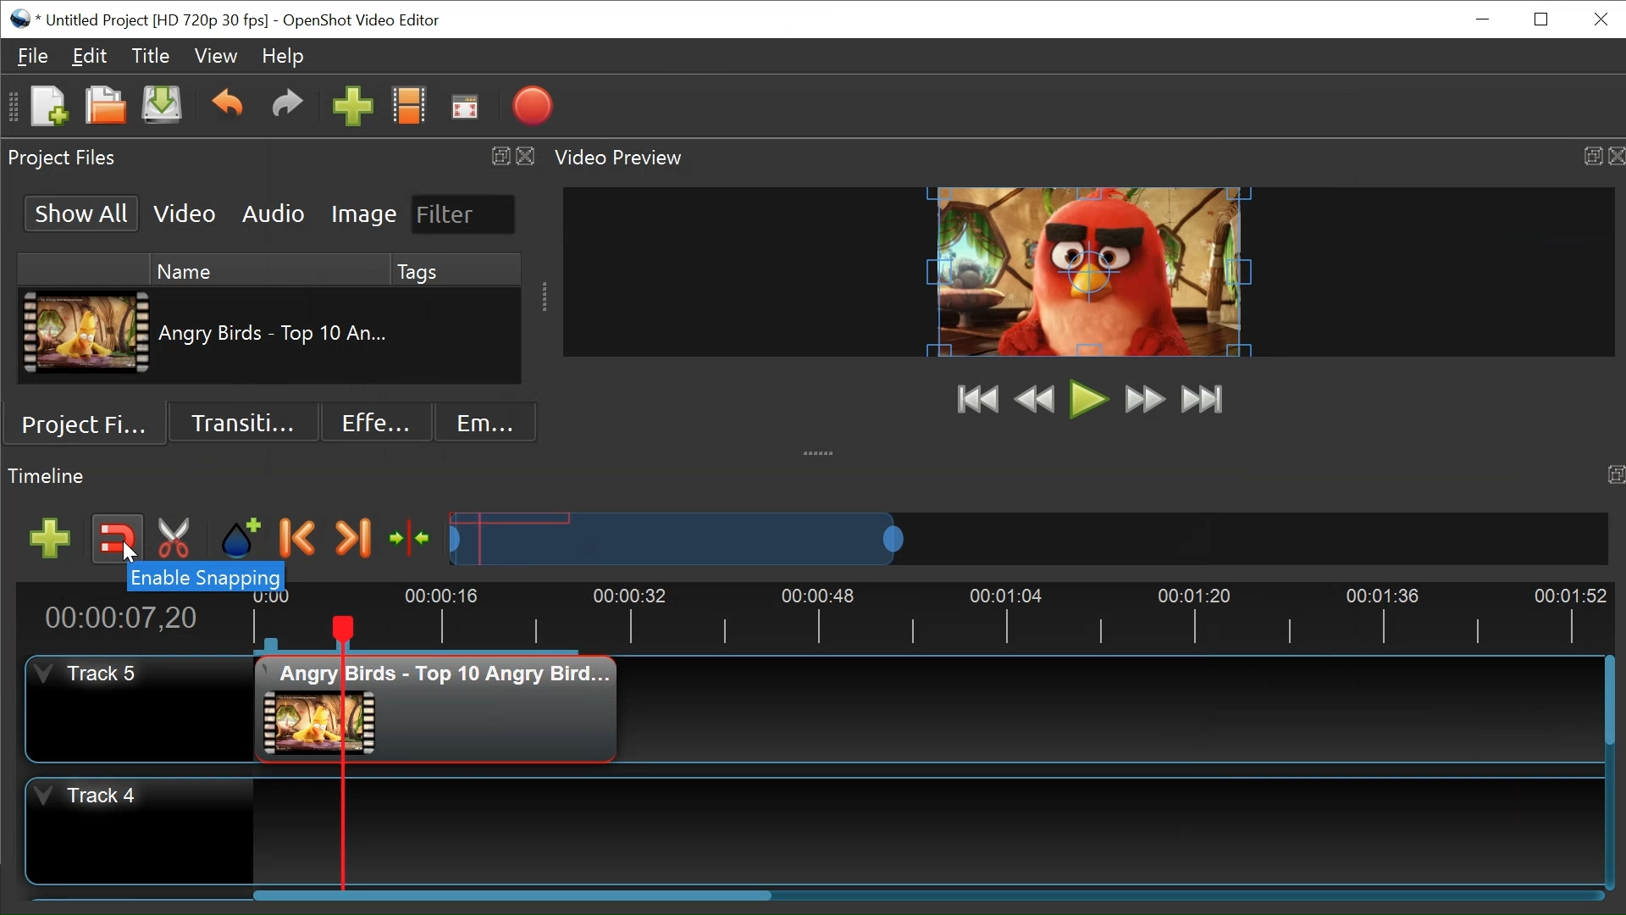  What do you see at coordinates (134, 615) in the screenshot?
I see `Current Position in Hours: Minutes: Seconds: Milliseconds ` at bounding box center [134, 615].